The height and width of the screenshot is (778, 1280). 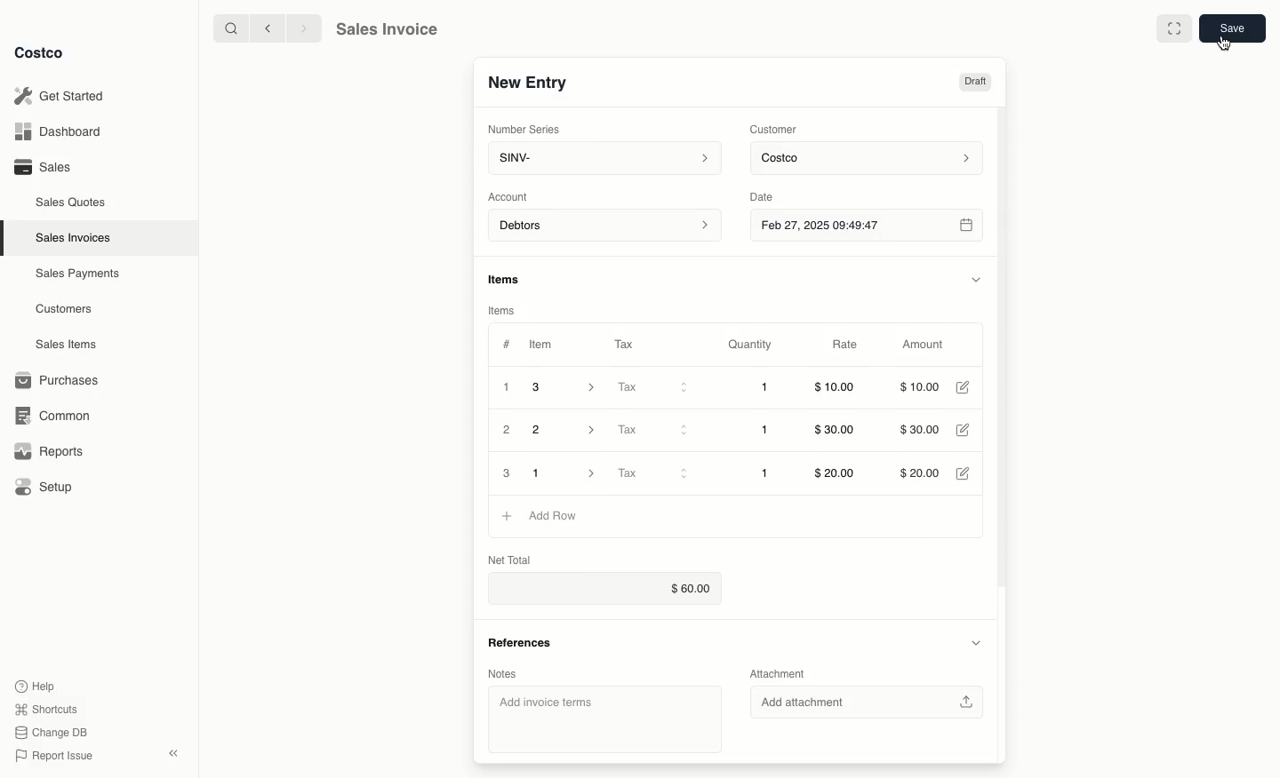 I want to click on cursor, so click(x=1224, y=45).